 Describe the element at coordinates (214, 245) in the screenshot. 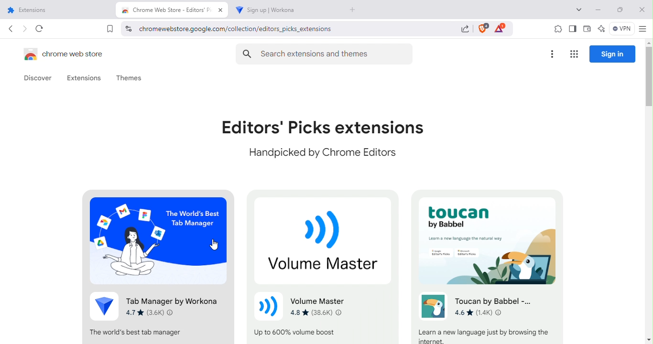

I see `cursor` at that location.